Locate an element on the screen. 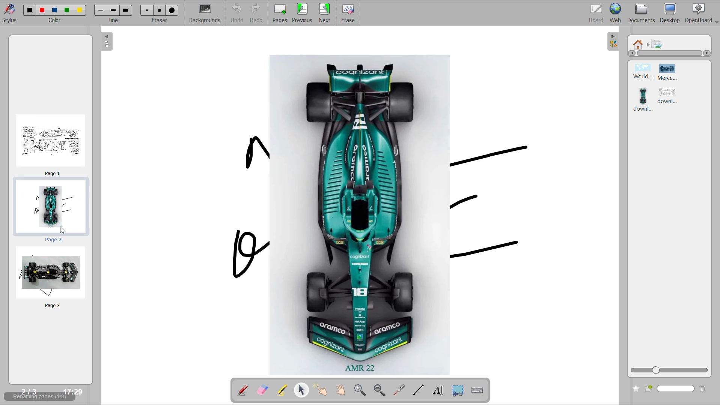  Cursor is located at coordinates (64, 230).